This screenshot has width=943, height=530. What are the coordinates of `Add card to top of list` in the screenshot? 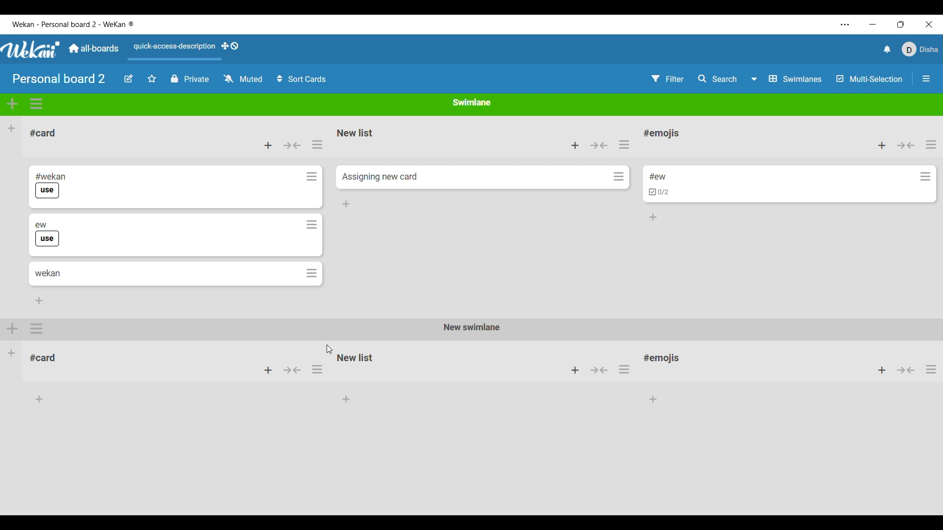 It's located at (575, 145).